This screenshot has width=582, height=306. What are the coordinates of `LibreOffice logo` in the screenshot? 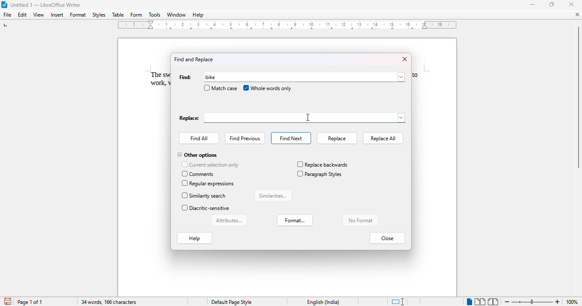 It's located at (4, 4).